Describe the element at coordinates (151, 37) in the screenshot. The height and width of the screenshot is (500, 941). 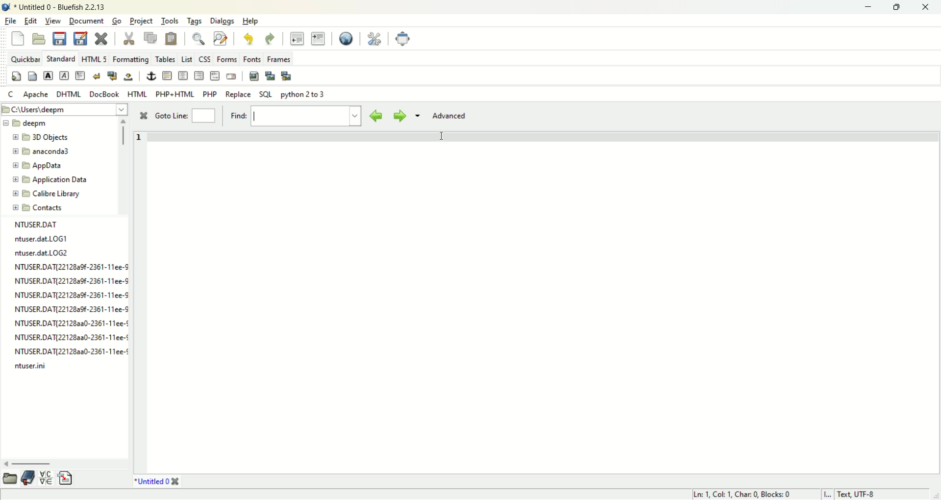
I see `copy` at that location.